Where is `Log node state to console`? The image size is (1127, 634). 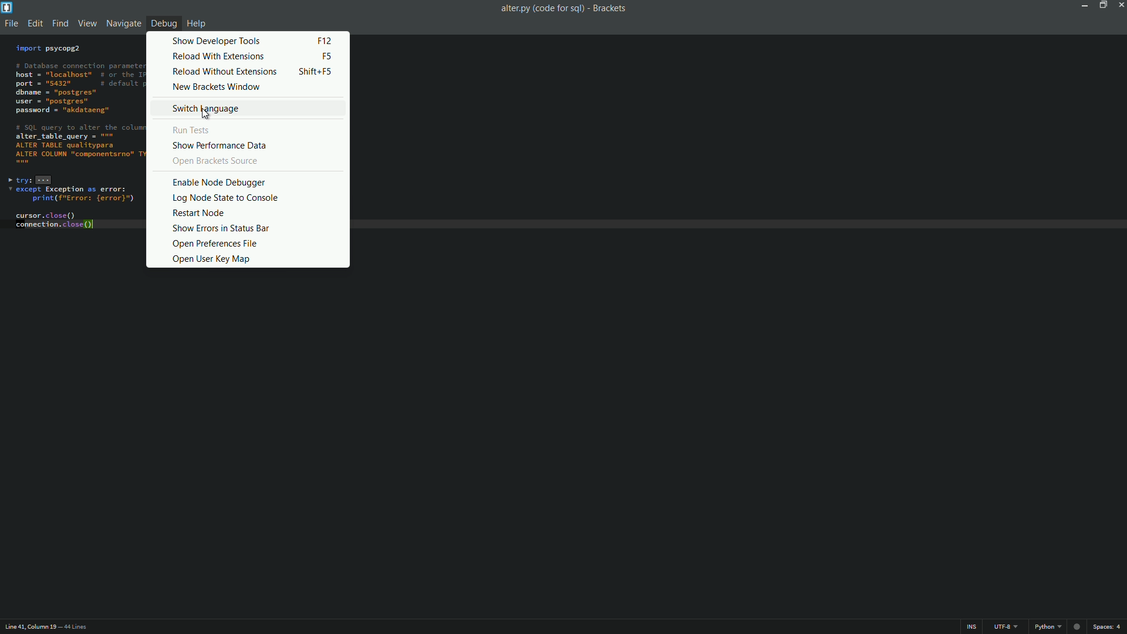
Log node state to console is located at coordinates (224, 198).